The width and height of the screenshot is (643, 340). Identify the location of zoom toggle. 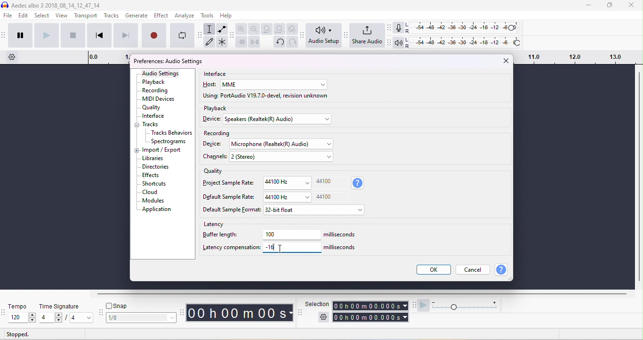
(293, 29).